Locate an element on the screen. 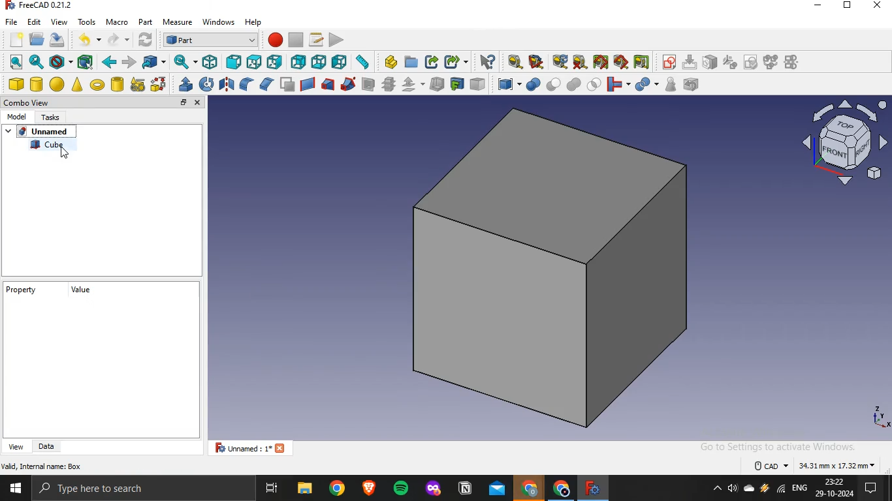 The image size is (892, 501). measure angular is located at coordinates (537, 62).